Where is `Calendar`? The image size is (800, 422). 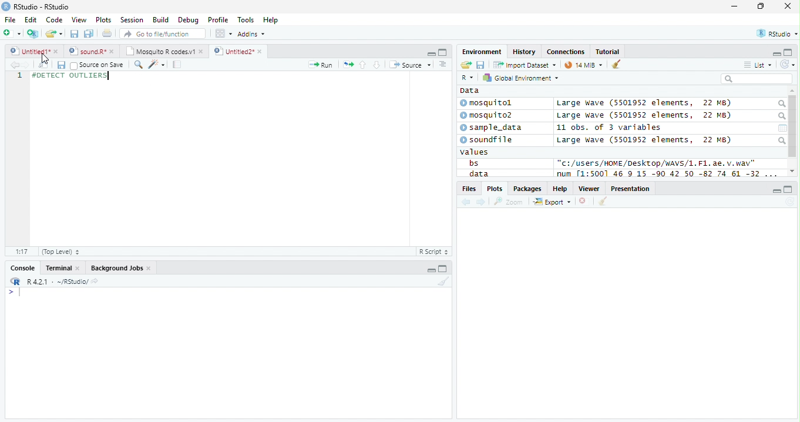 Calendar is located at coordinates (782, 128).